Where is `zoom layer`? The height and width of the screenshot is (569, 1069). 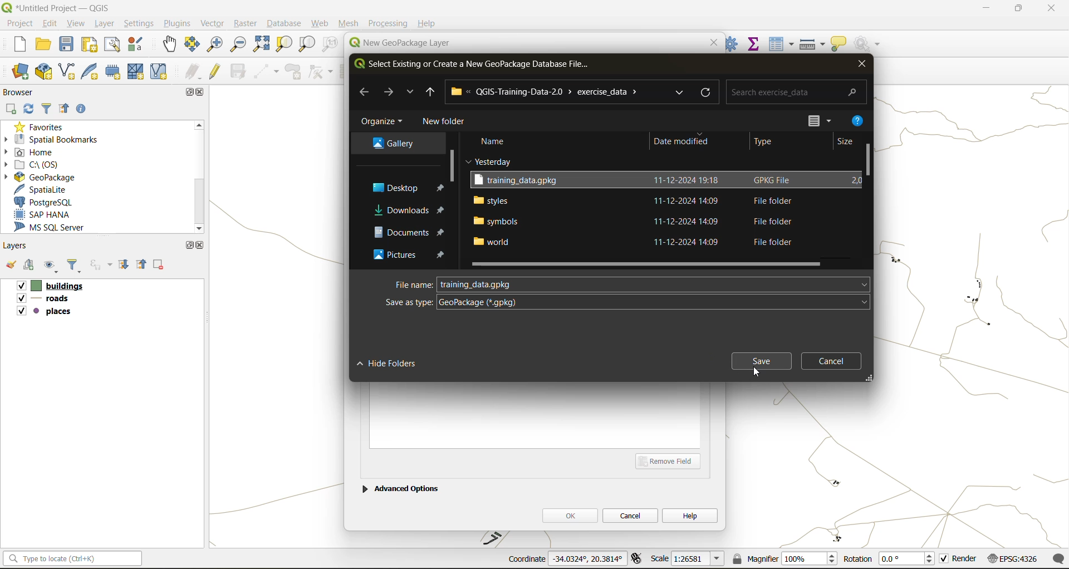
zoom layer is located at coordinates (307, 45).